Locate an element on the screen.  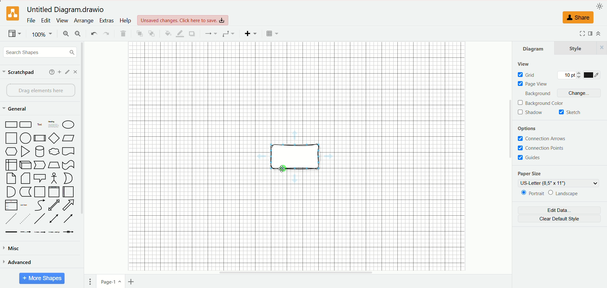
general is located at coordinates (16, 109).